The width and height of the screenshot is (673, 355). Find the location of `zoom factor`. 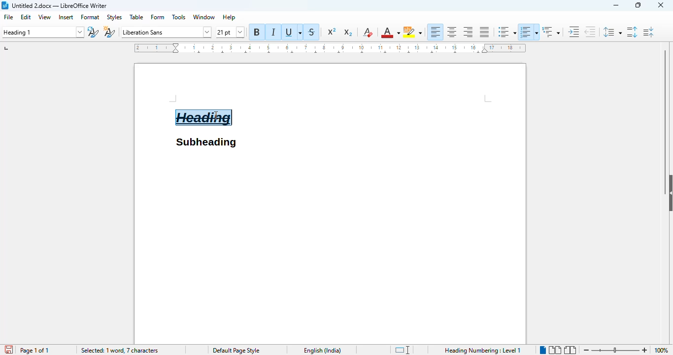

zoom factor is located at coordinates (662, 350).